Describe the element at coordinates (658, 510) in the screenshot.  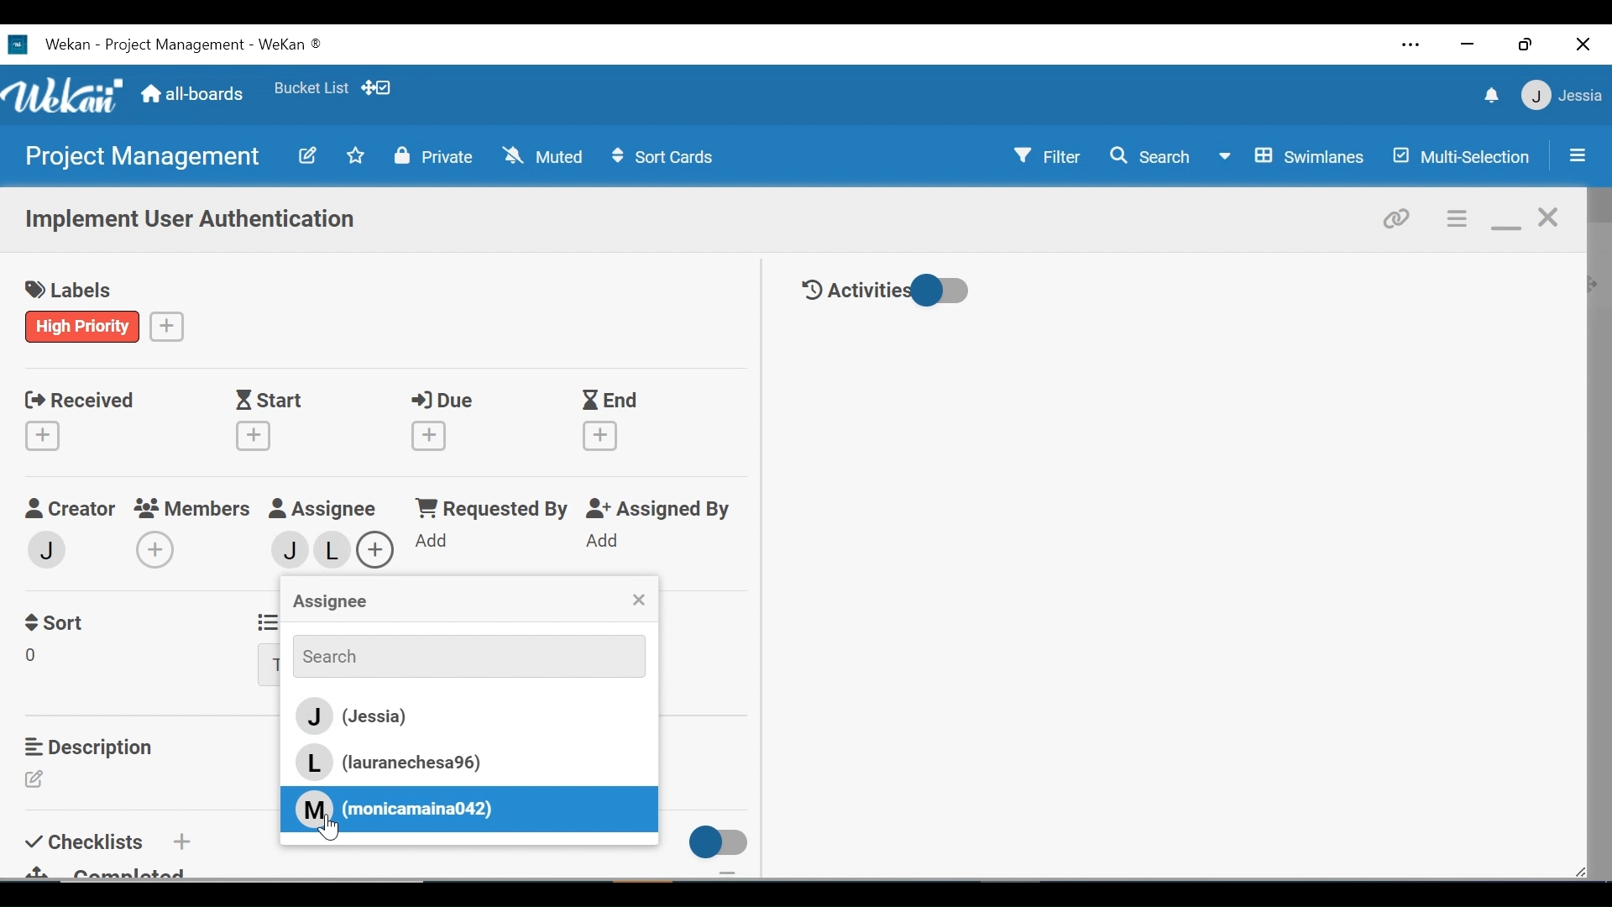
I see `Assigned By` at that location.